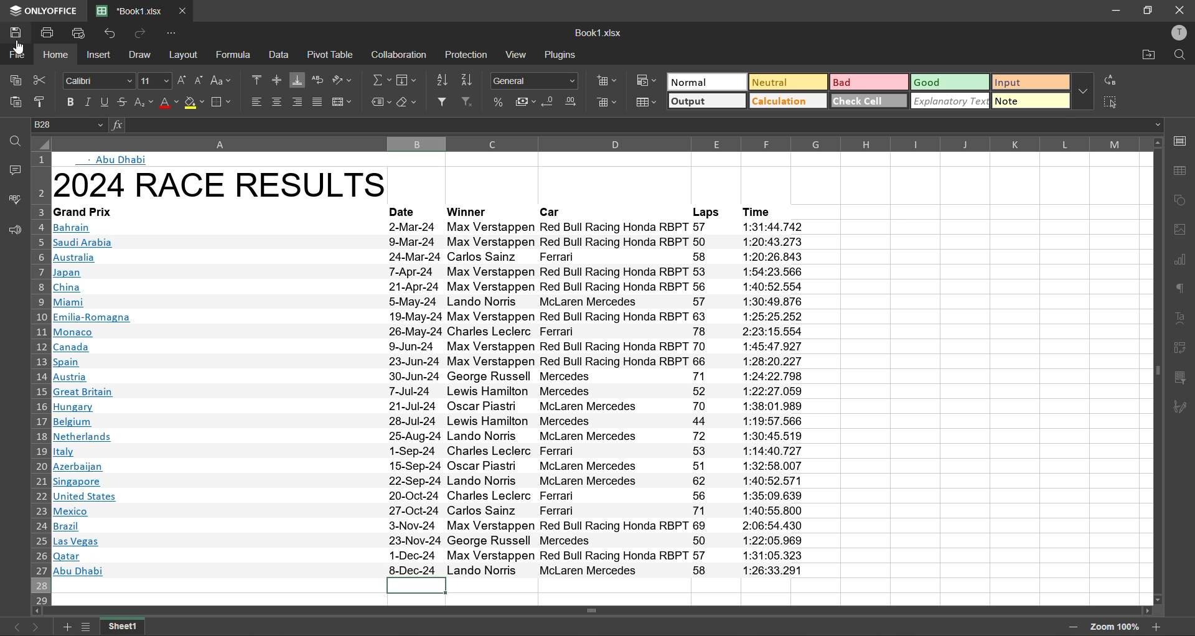 This screenshot has width=1195, height=636. Describe the element at coordinates (428, 332) in the screenshot. I see `‘Monaco 26-May-24 Charles Leclerc Ferrari 78 2:23:15.554` at that location.